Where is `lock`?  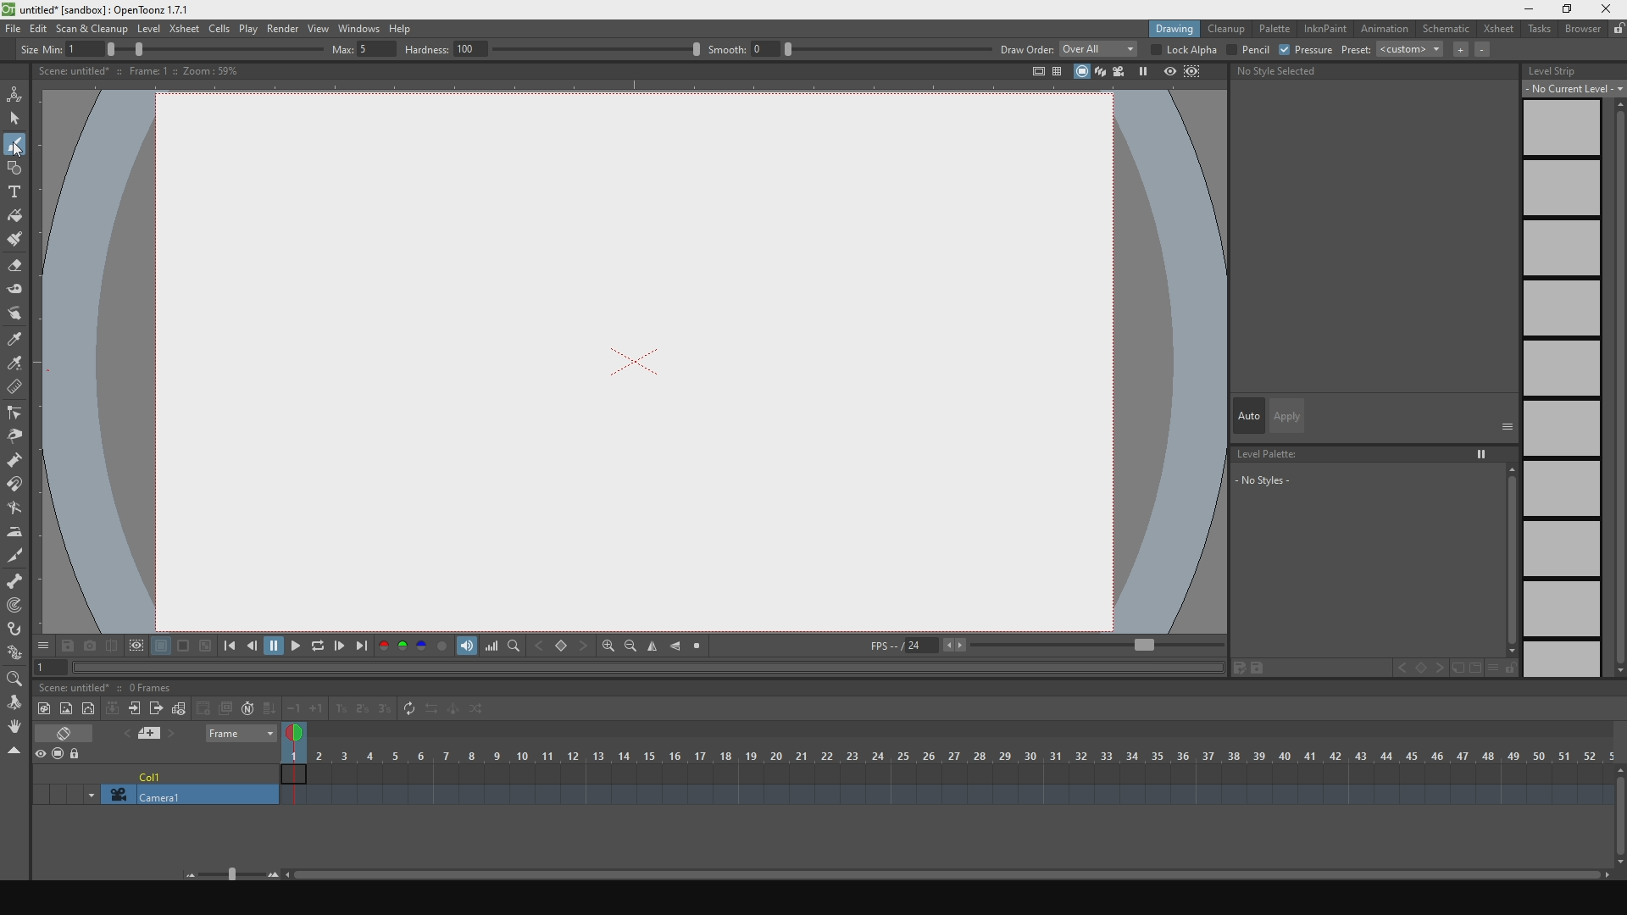 lock is located at coordinates (1617, 30).